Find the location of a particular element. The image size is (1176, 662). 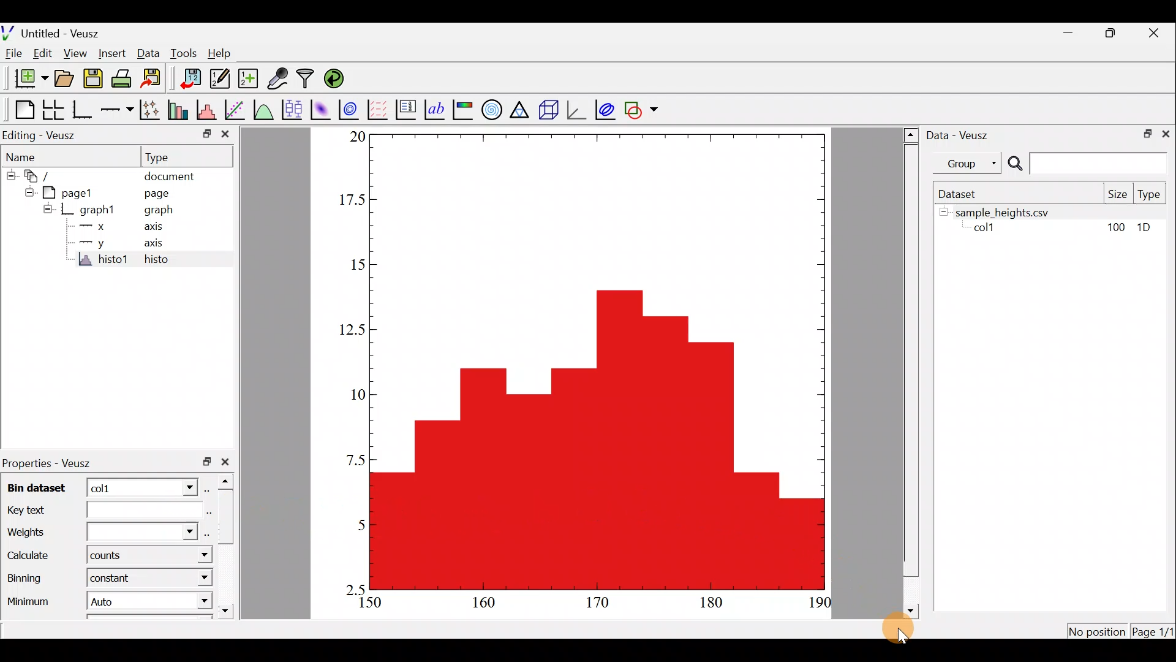

Bin dataset is located at coordinates (39, 485).